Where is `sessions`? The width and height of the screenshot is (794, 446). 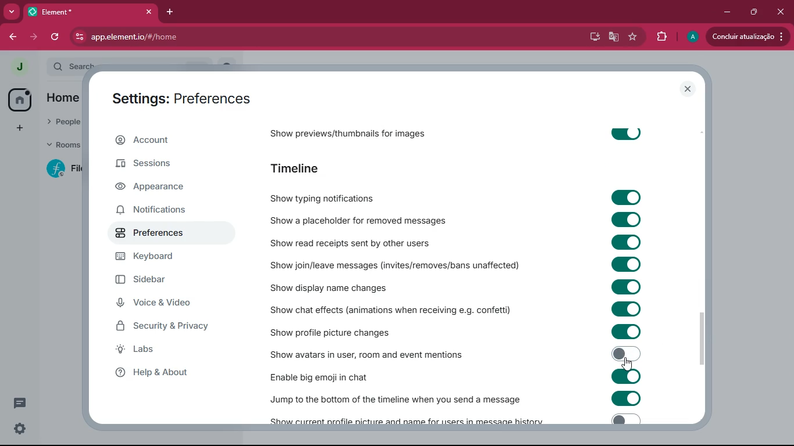 sessions is located at coordinates (174, 167).